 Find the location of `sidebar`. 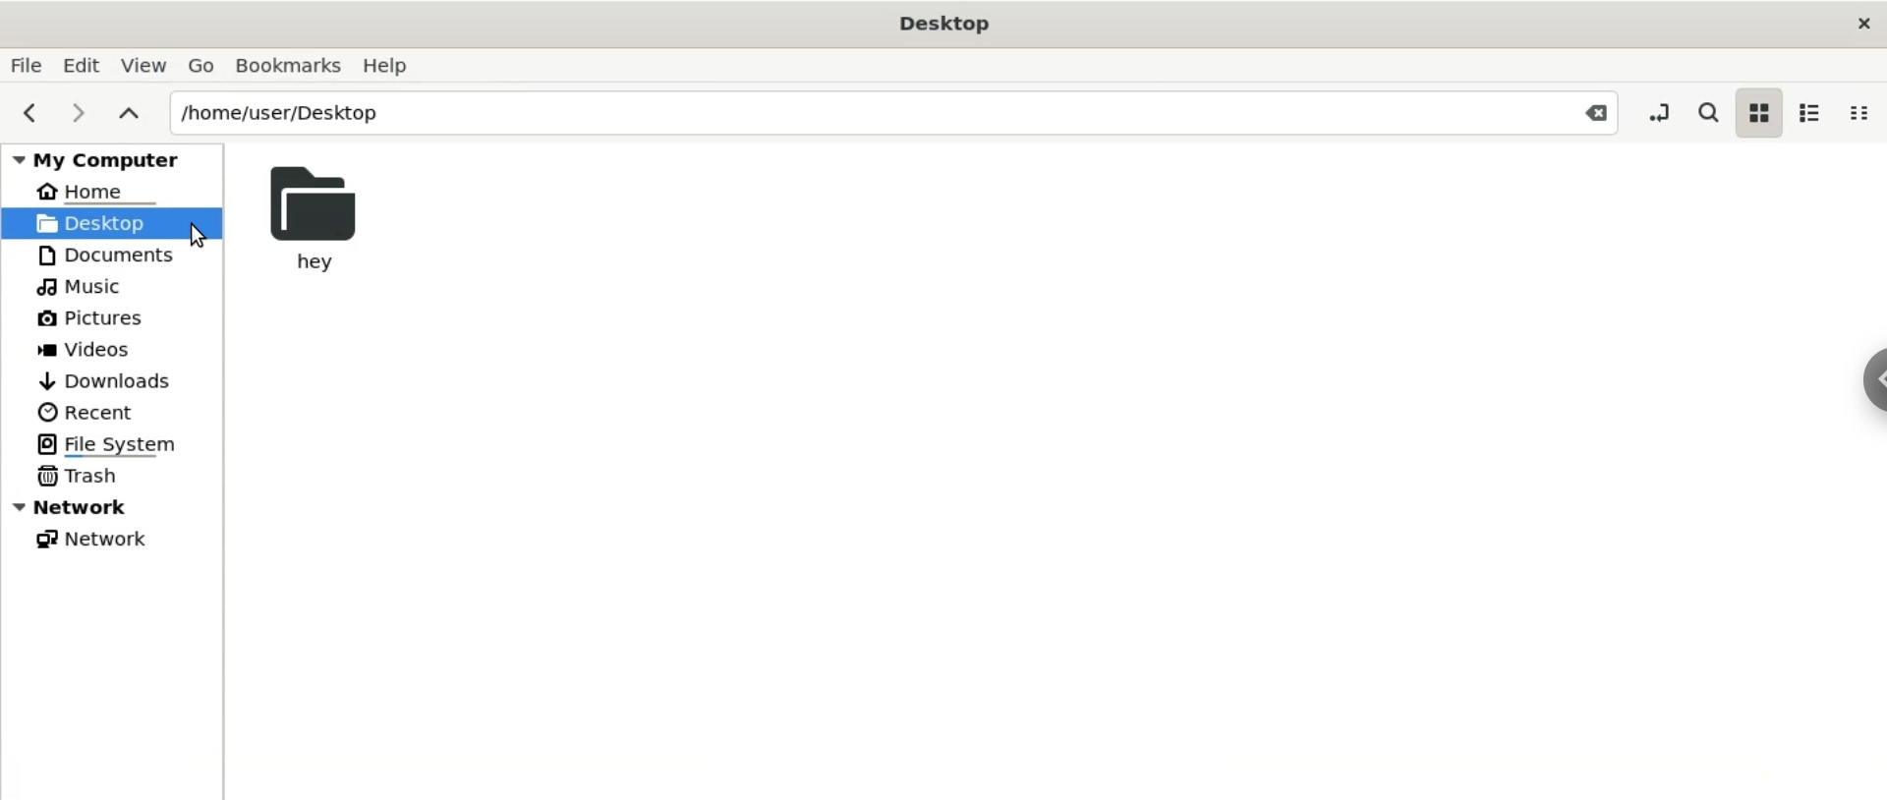

sidebar is located at coordinates (1875, 377).